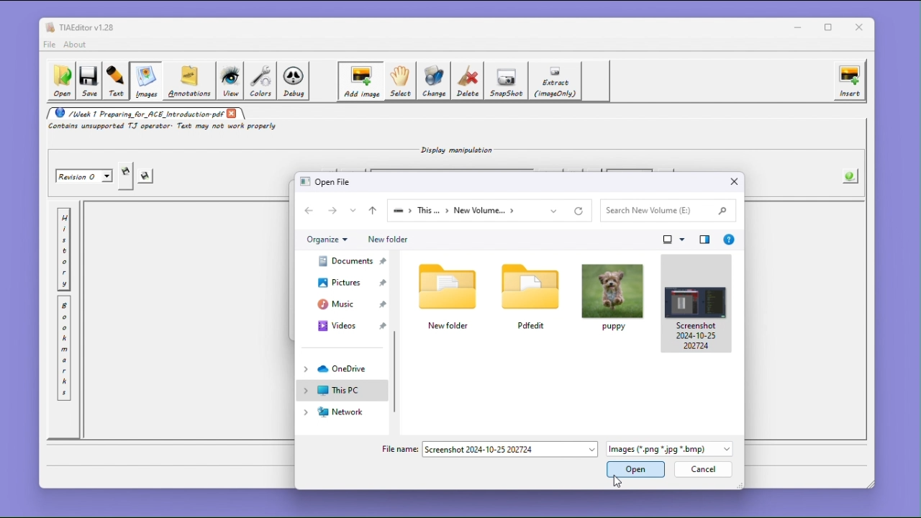 This screenshot has height=518, width=921. I want to click on Save a copy, so click(126, 176).